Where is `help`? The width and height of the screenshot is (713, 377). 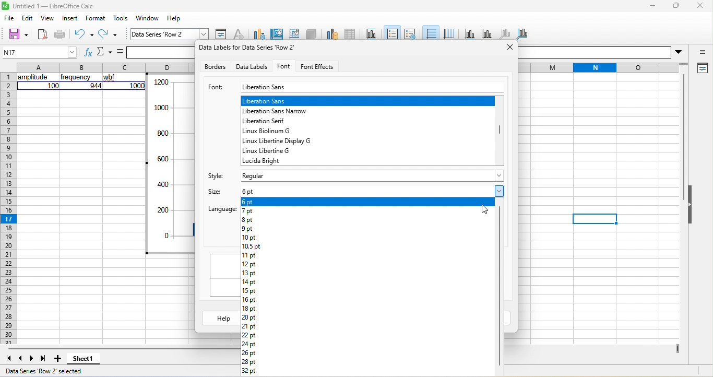
help is located at coordinates (218, 318).